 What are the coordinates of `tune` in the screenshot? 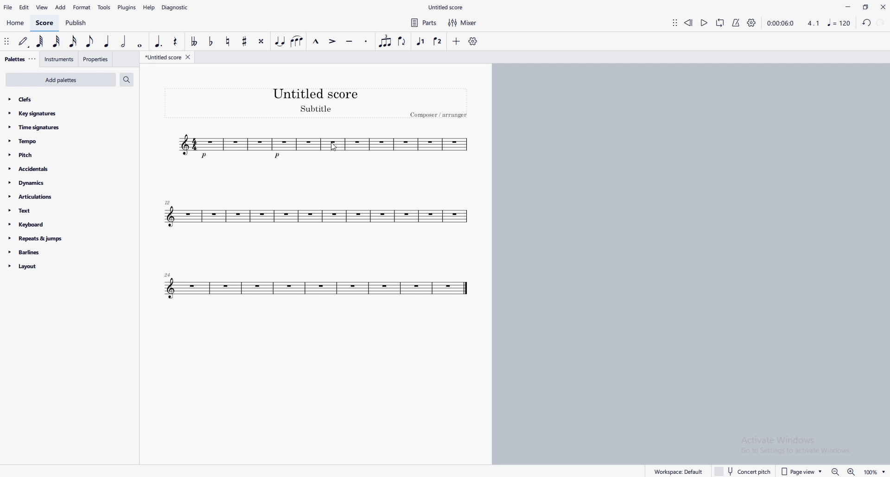 It's located at (323, 146).